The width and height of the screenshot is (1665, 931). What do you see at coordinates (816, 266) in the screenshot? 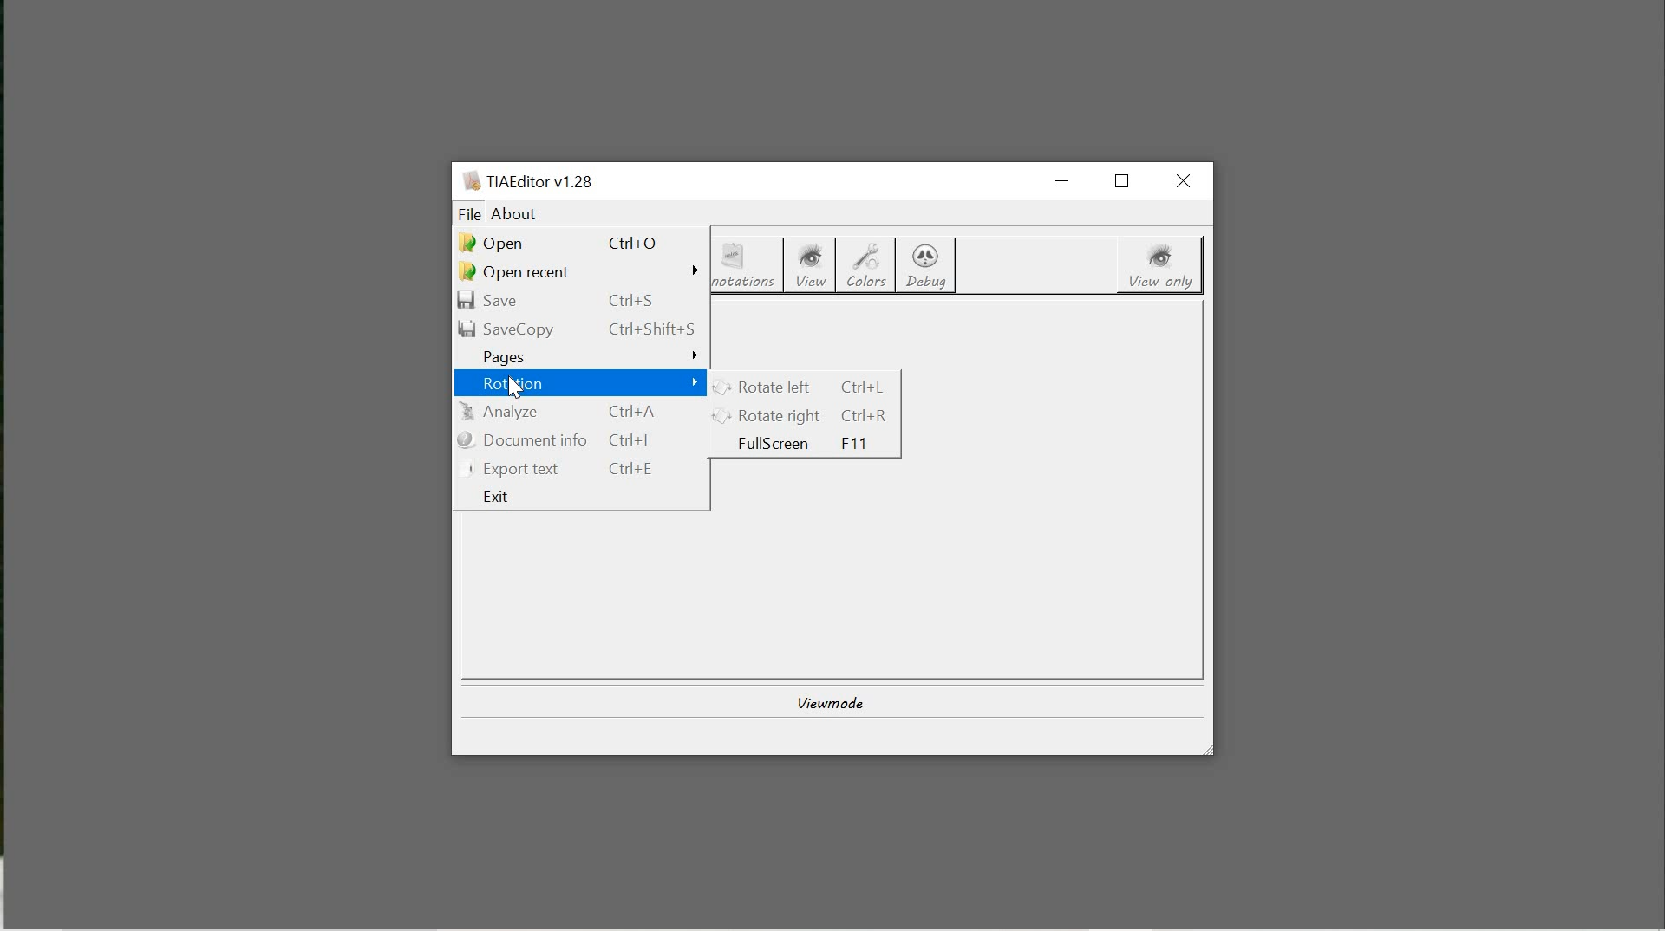
I see `view` at bounding box center [816, 266].